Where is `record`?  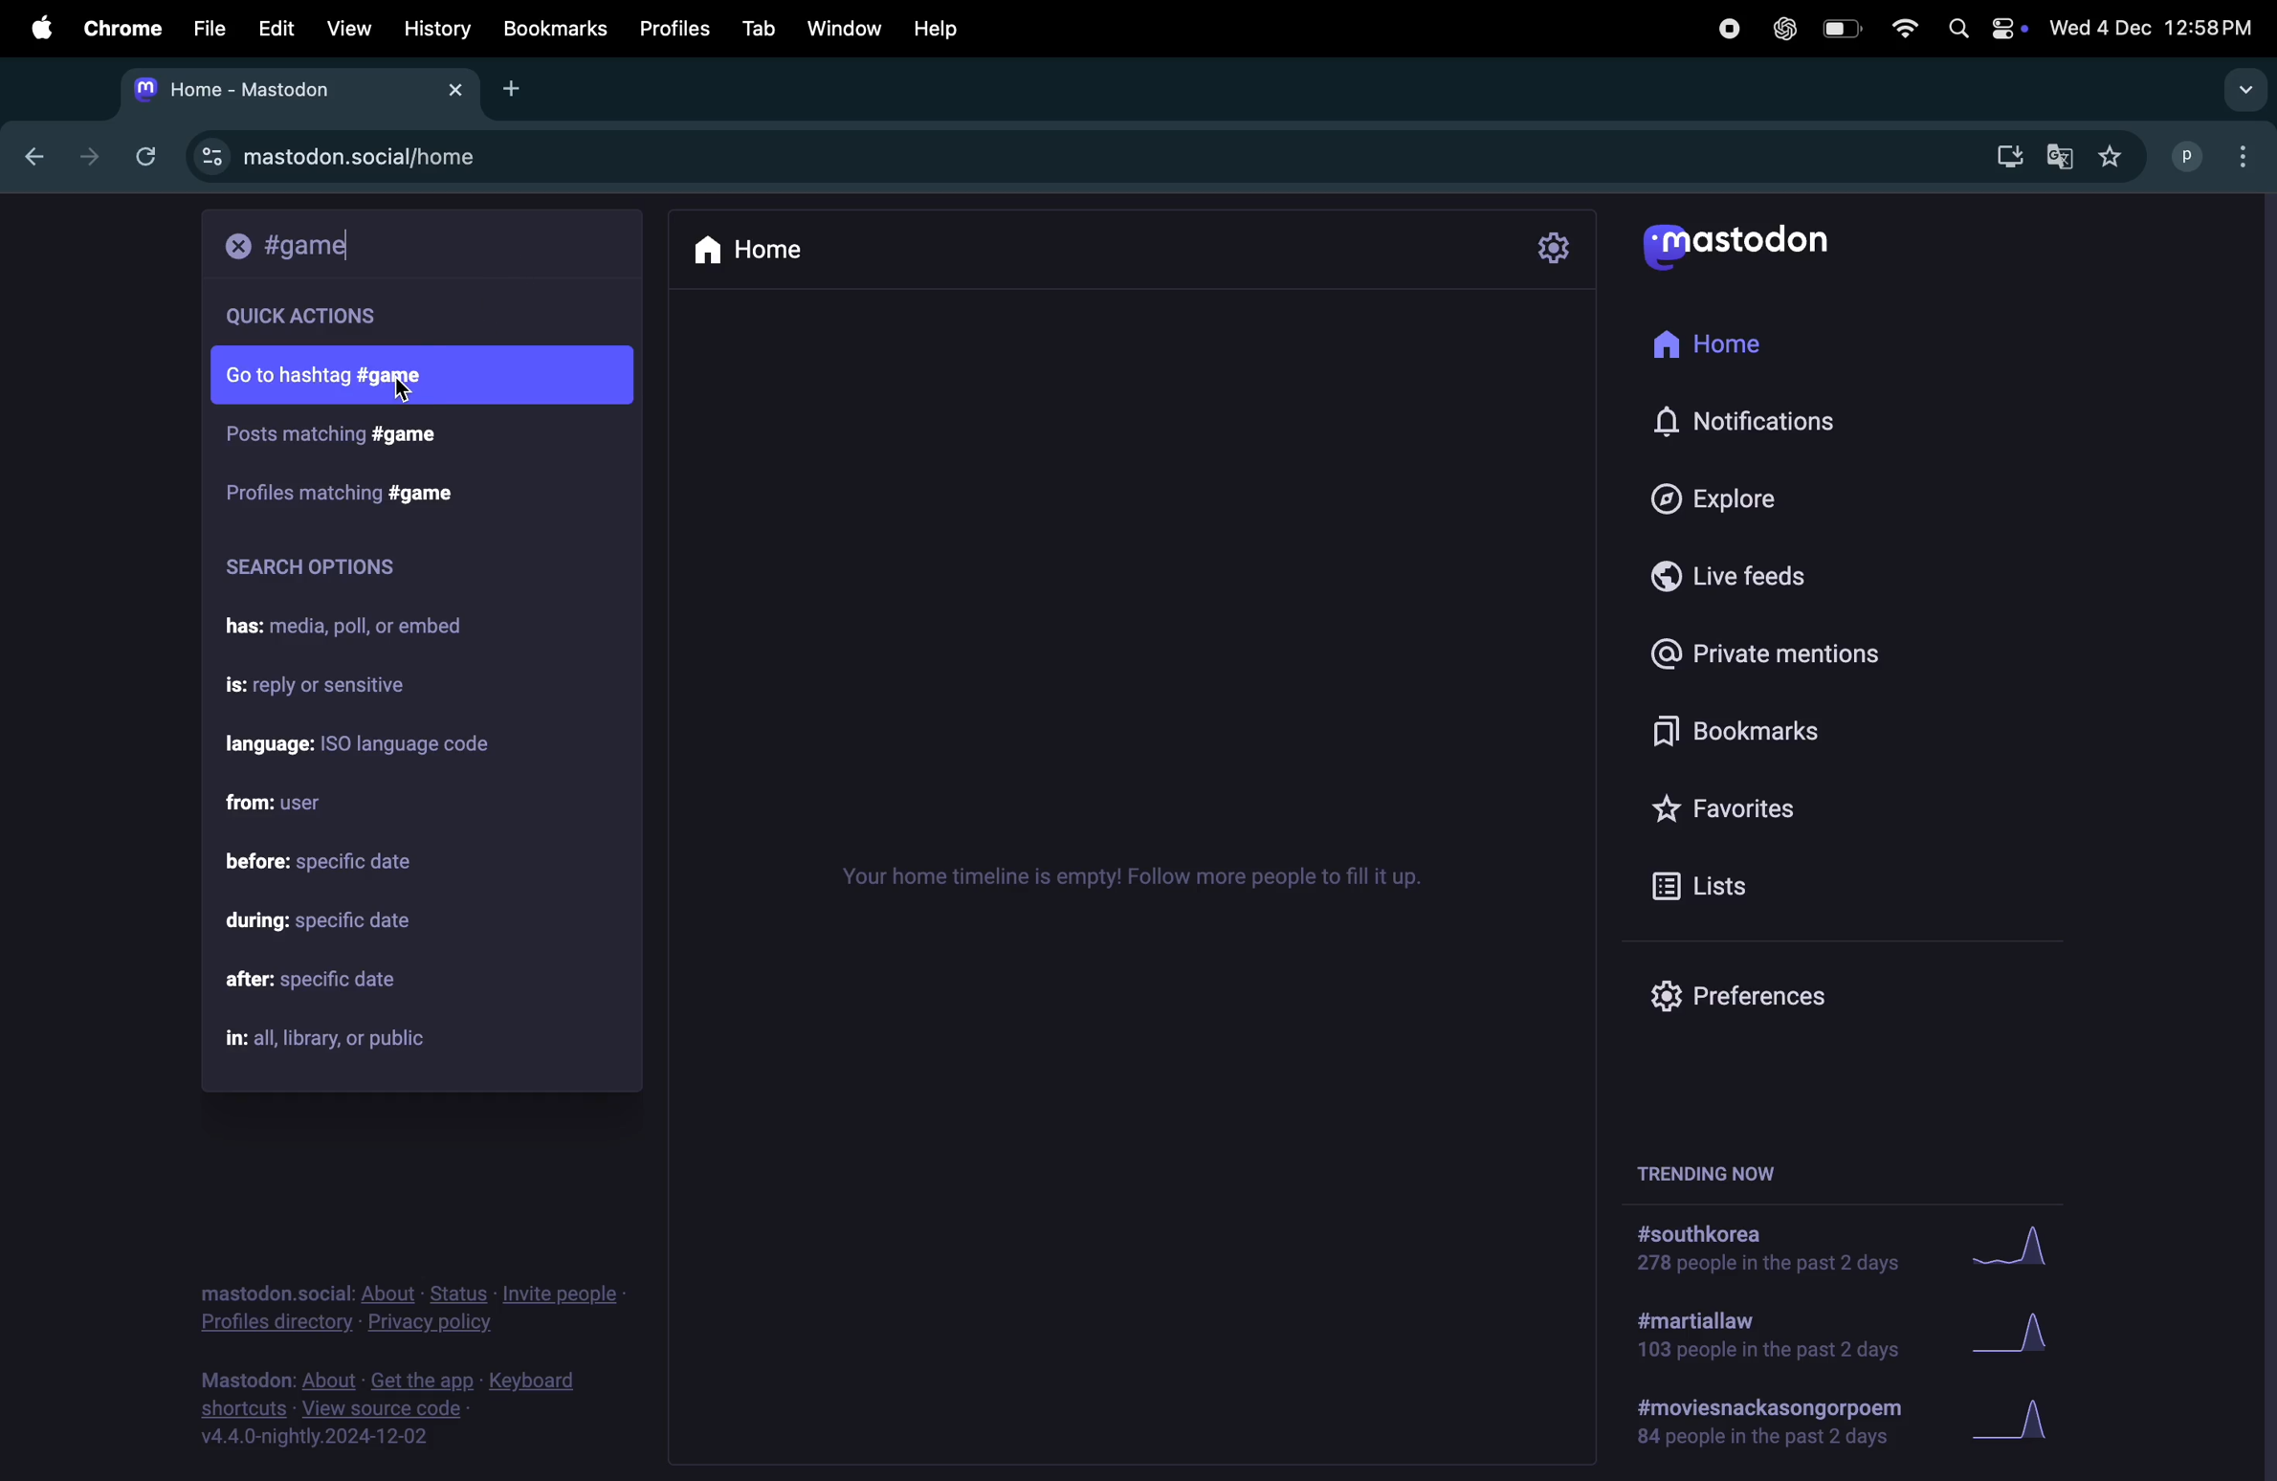
record is located at coordinates (1728, 29).